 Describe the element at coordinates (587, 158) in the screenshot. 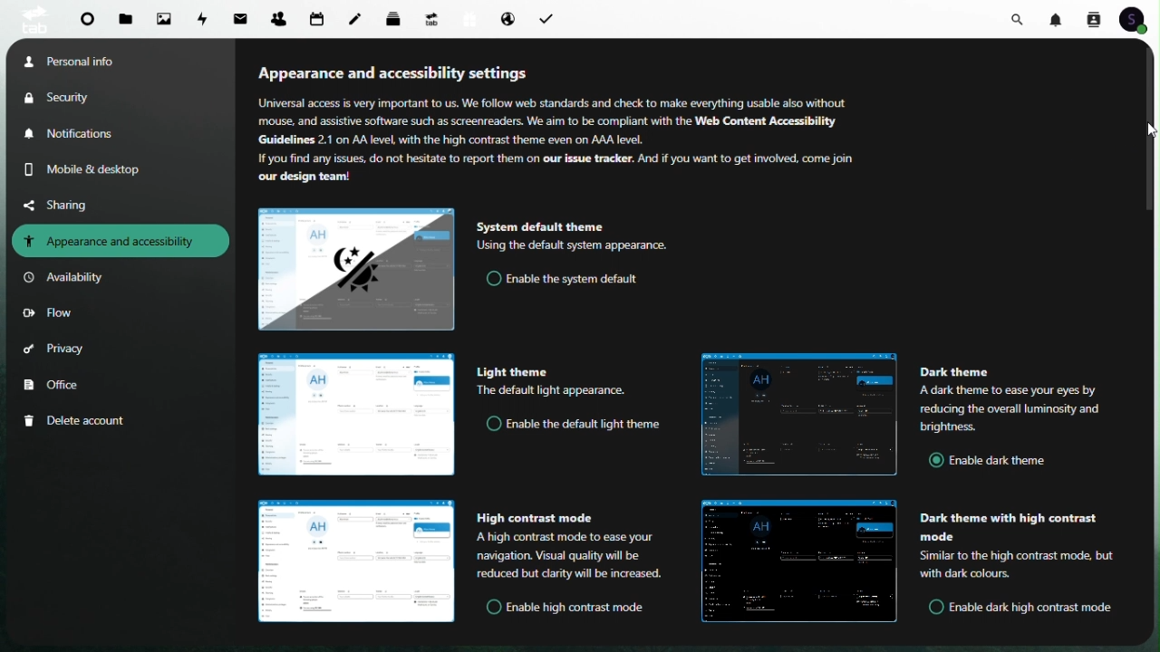

I see `Out issue tracker` at that location.